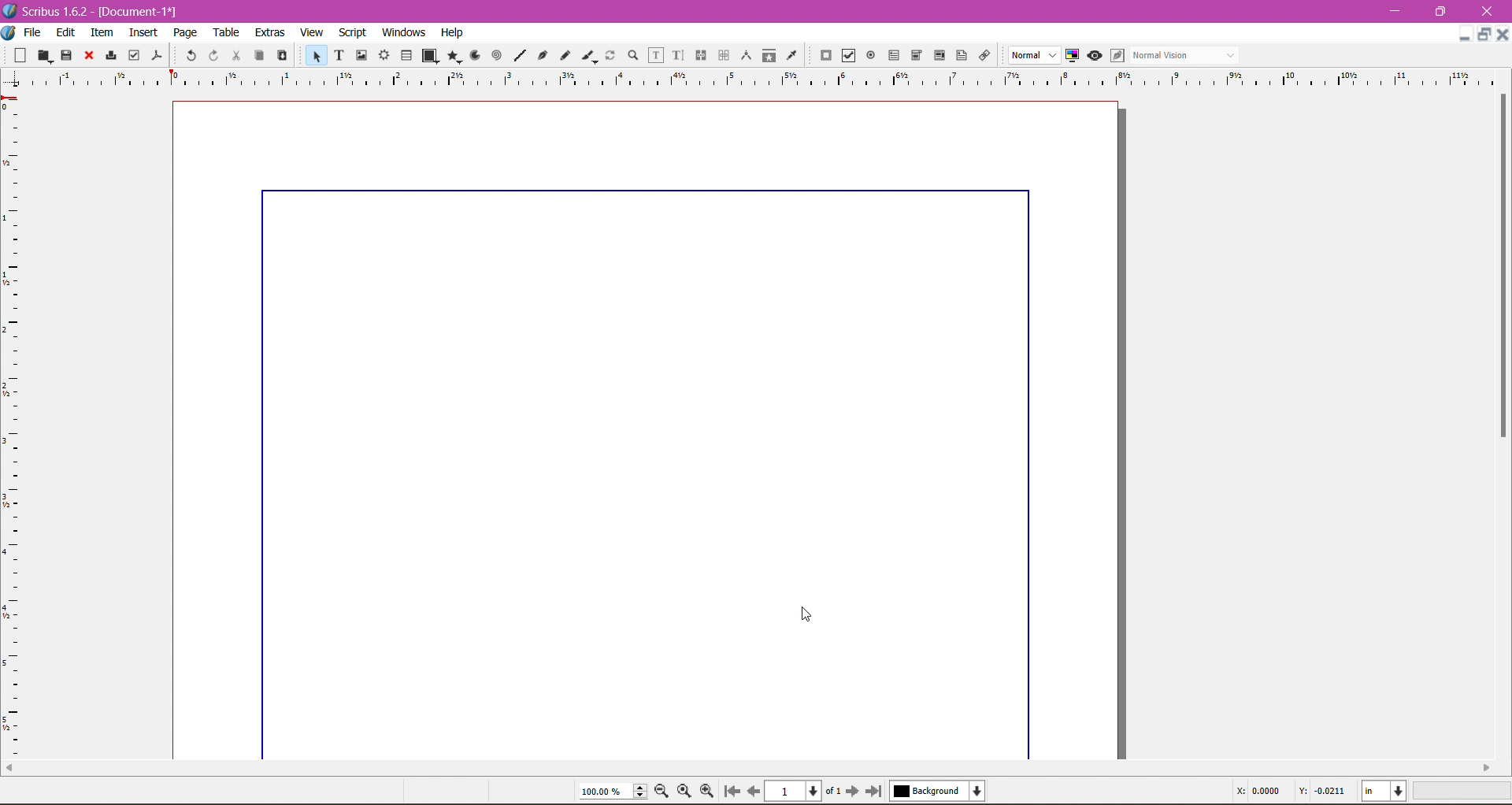 Image resolution: width=1512 pixels, height=805 pixels. Describe the element at coordinates (67, 54) in the screenshot. I see `Save` at that location.